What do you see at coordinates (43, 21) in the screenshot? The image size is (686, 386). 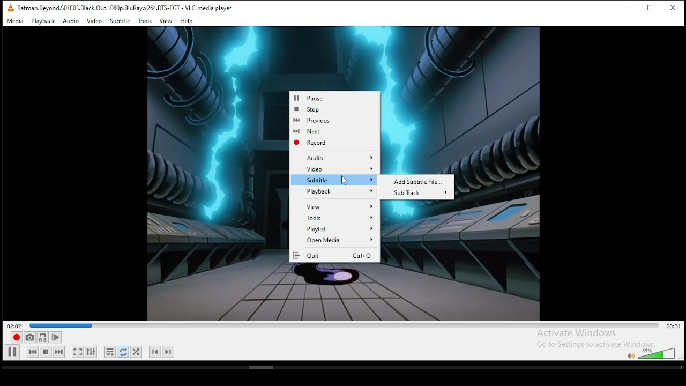 I see `playback` at bounding box center [43, 21].